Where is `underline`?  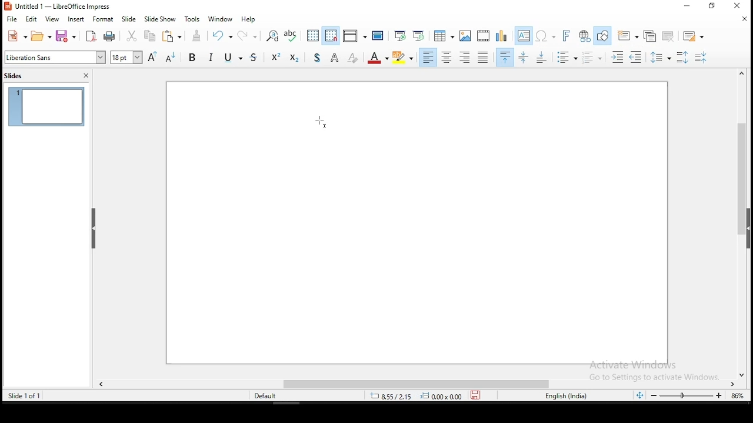 underline is located at coordinates (228, 59).